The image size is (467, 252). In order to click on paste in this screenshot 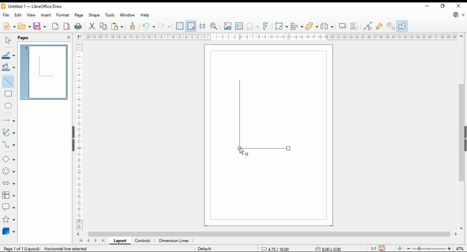, I will do `click(117, 26)`.